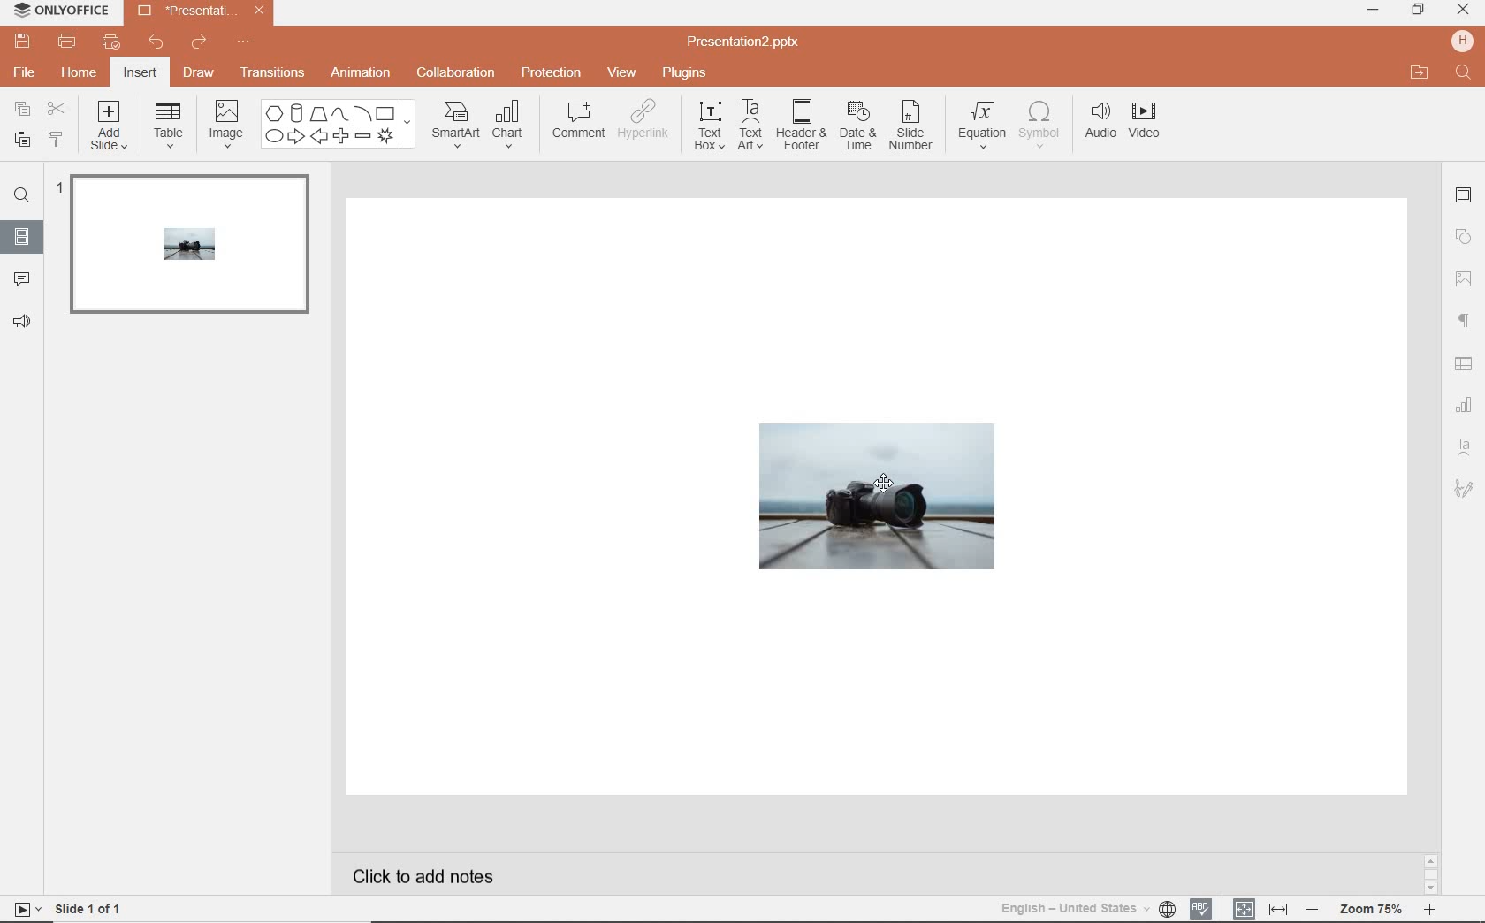 The image size is (1485, 923). Describe the element at coordinates (1462, 40) in the screenshot. I see `hp` at that location.